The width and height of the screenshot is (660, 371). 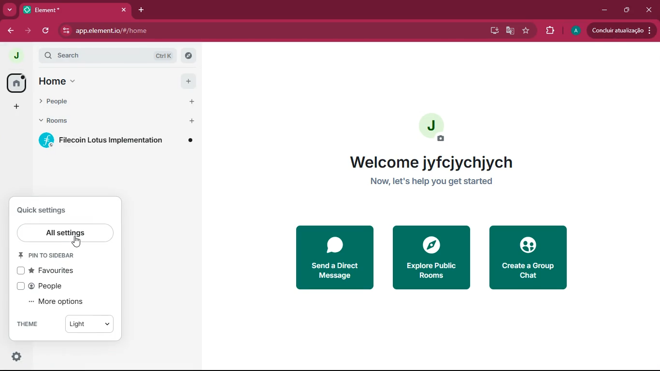 I want to click on profile picture, so click(x=13, y=54).